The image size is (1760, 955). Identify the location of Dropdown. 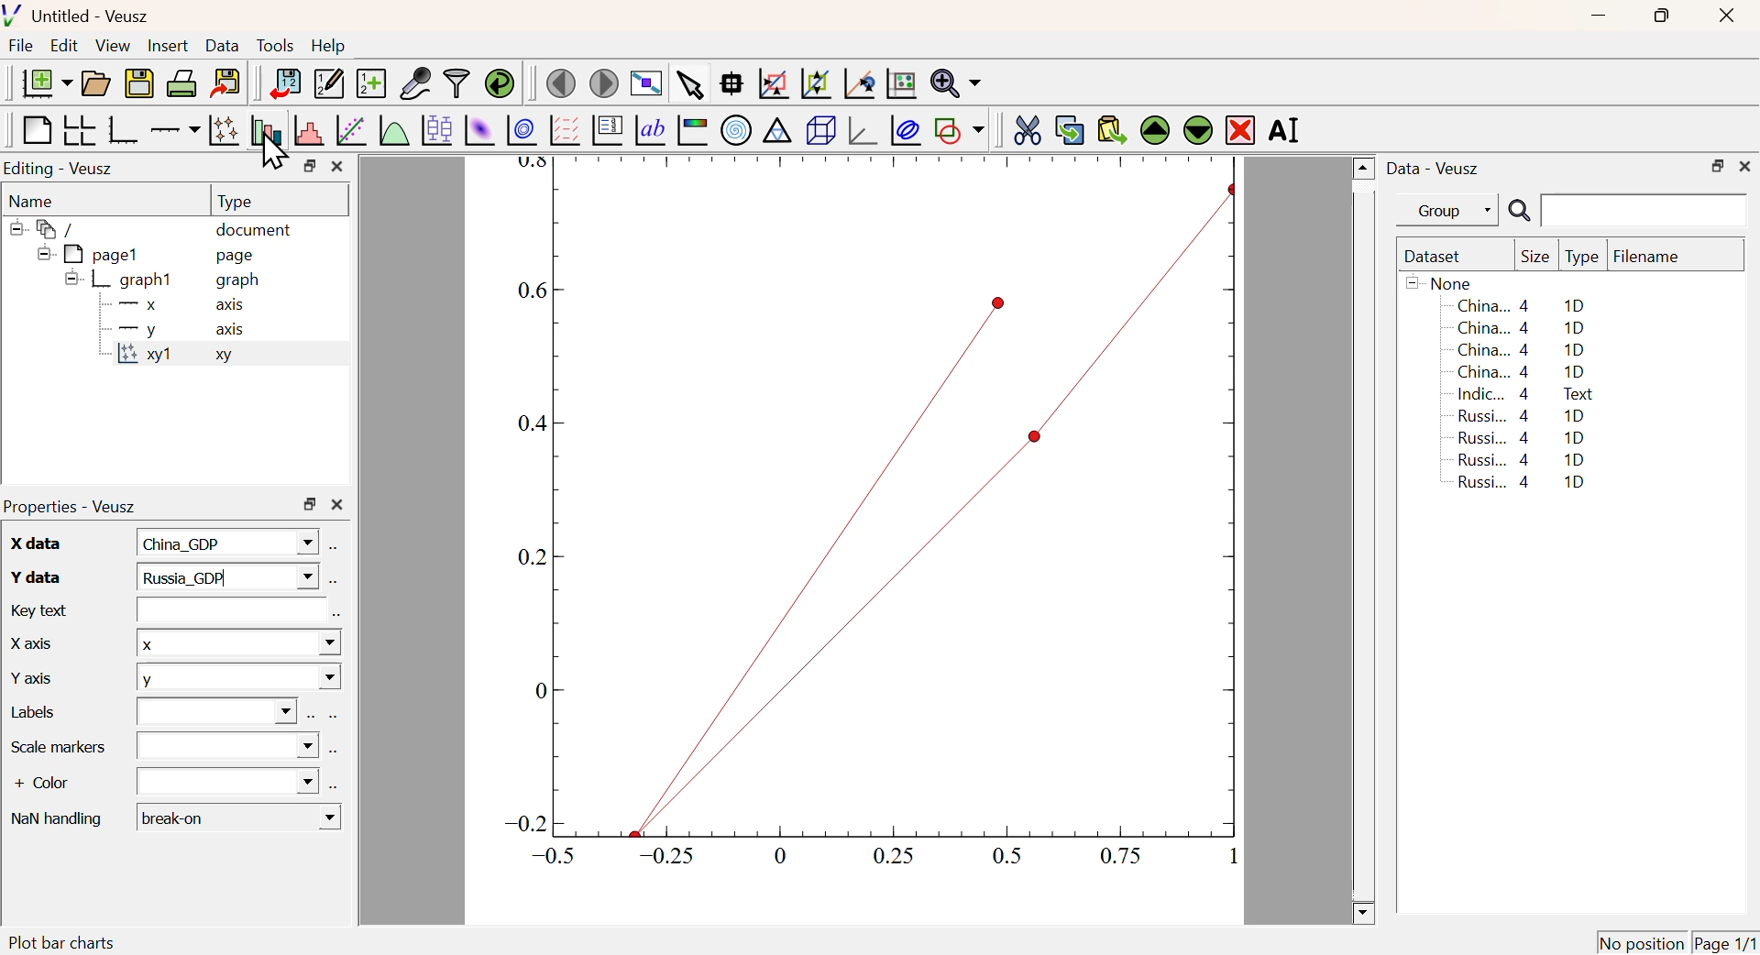
(229, 746).